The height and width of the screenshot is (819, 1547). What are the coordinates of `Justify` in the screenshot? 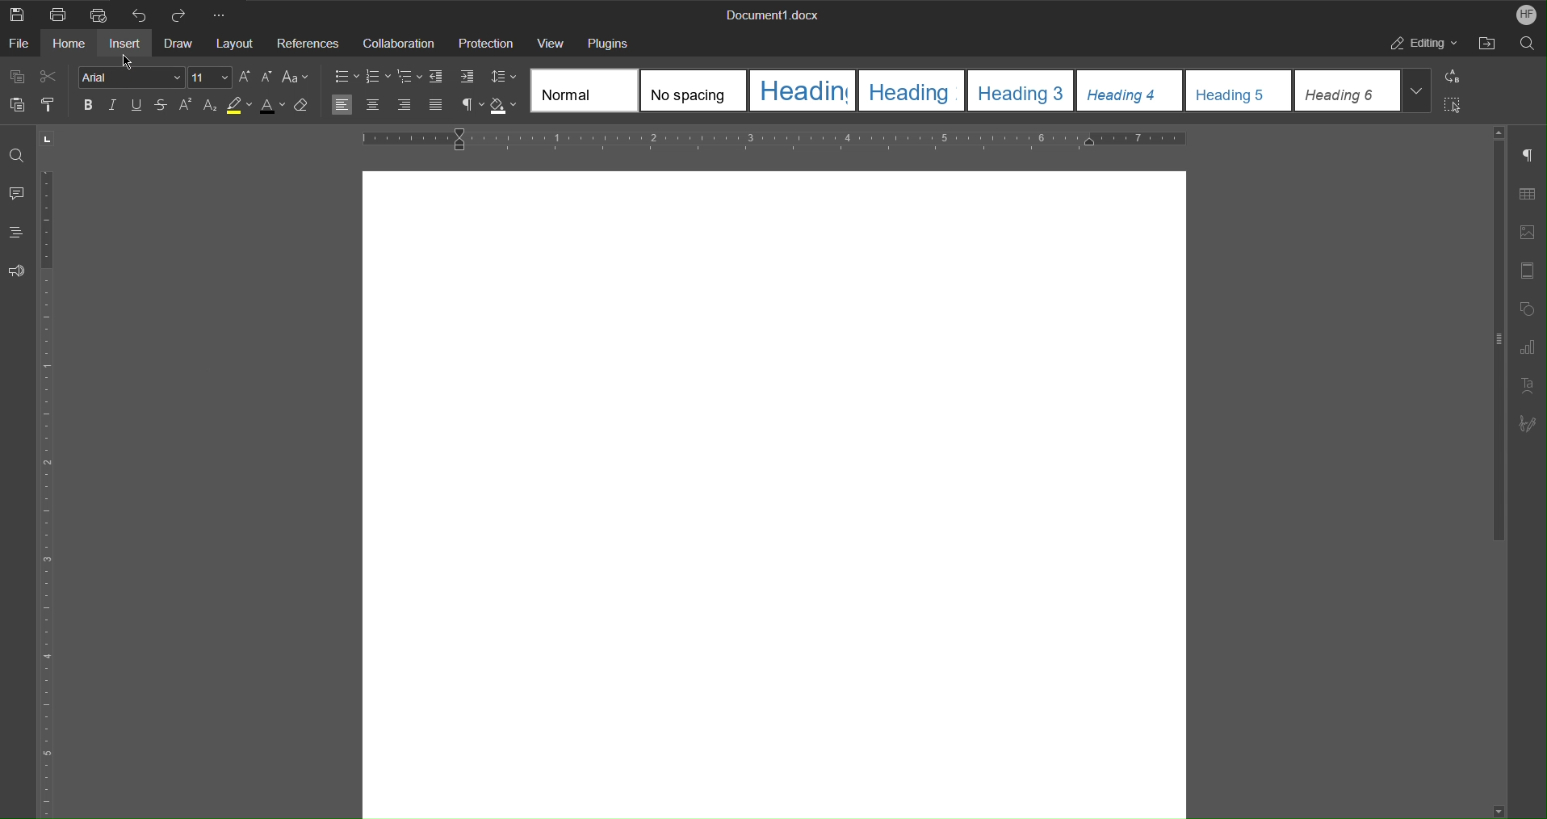 It's located at (438, 106).